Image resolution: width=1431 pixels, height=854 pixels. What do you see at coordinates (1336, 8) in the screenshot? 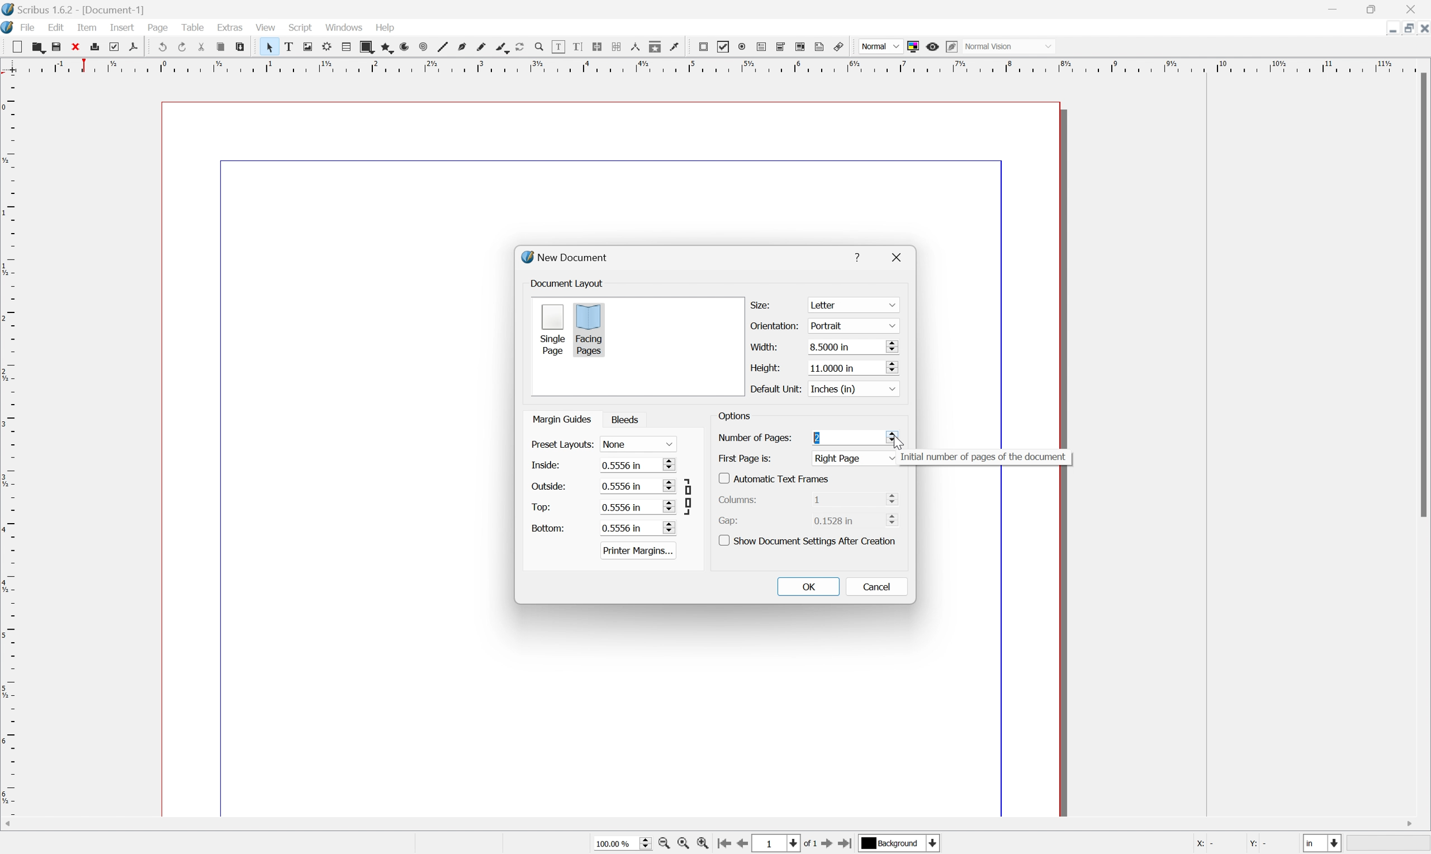
I see `Minimize` at bounding box center [1336, 8].